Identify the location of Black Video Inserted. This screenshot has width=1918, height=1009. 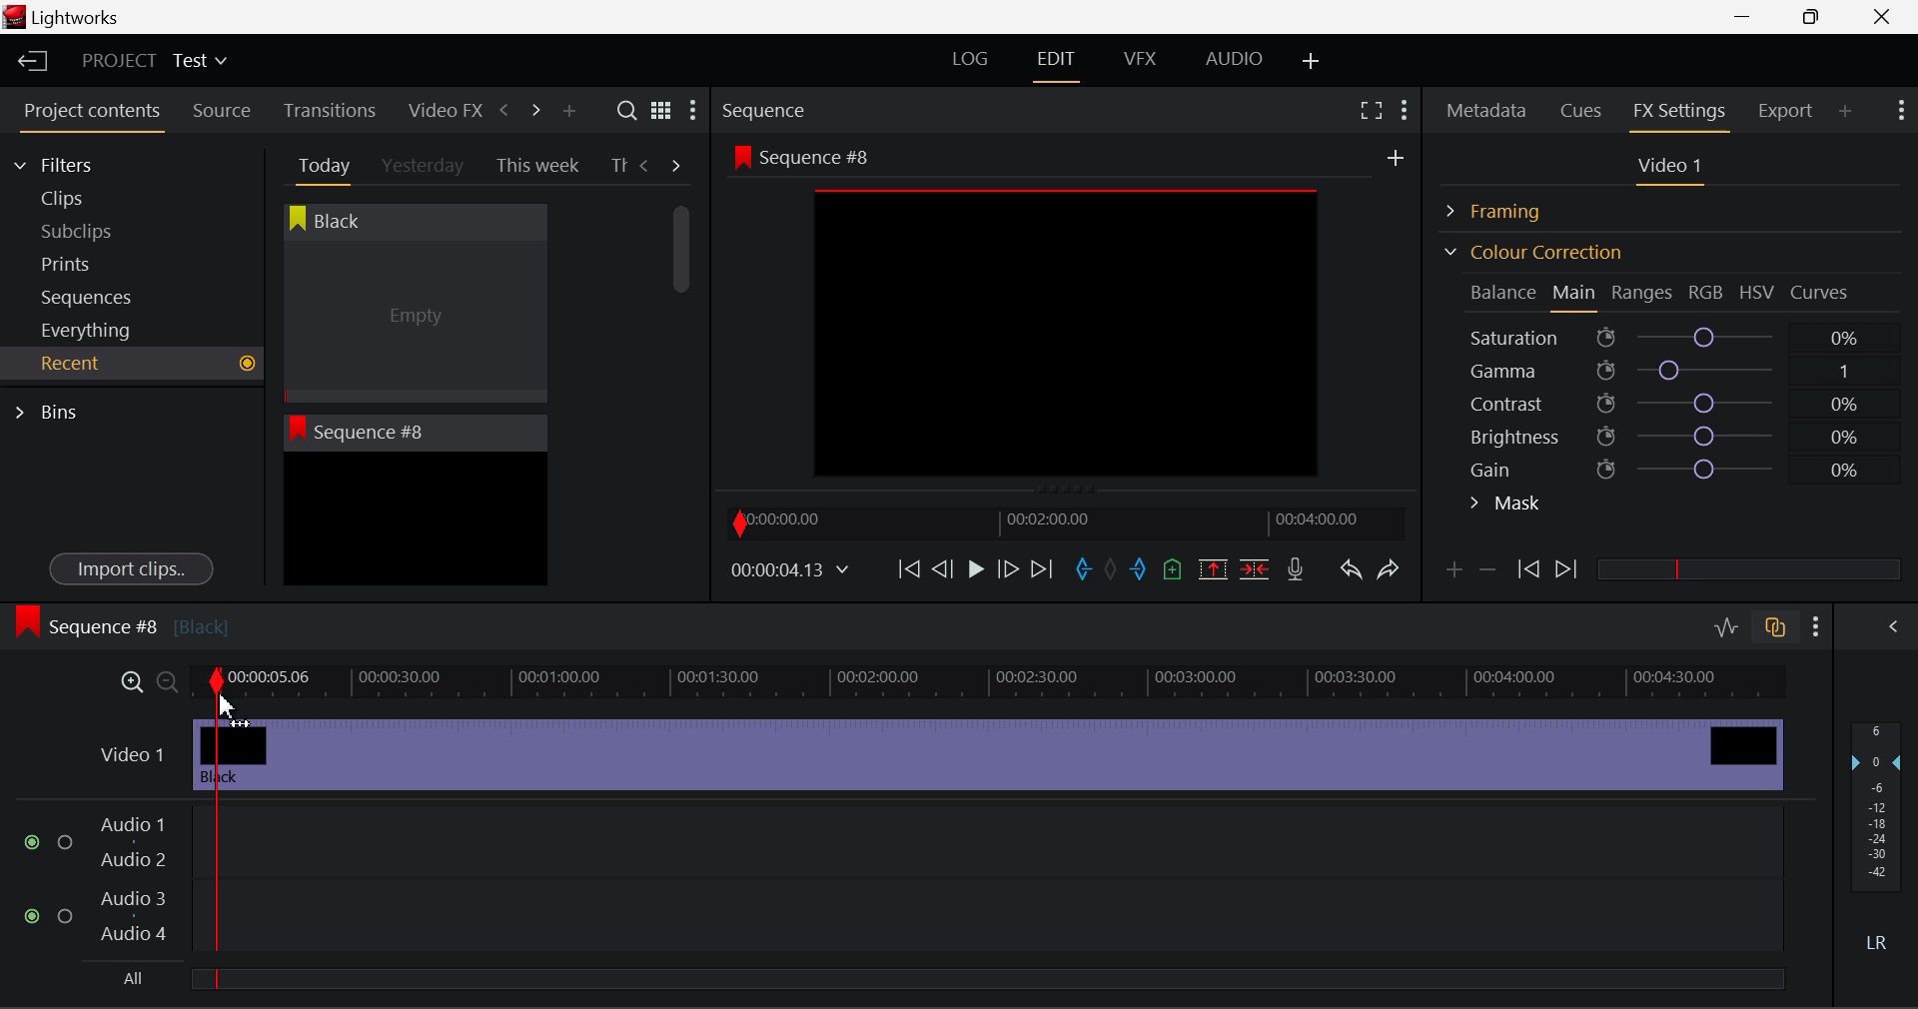
(988, 752).